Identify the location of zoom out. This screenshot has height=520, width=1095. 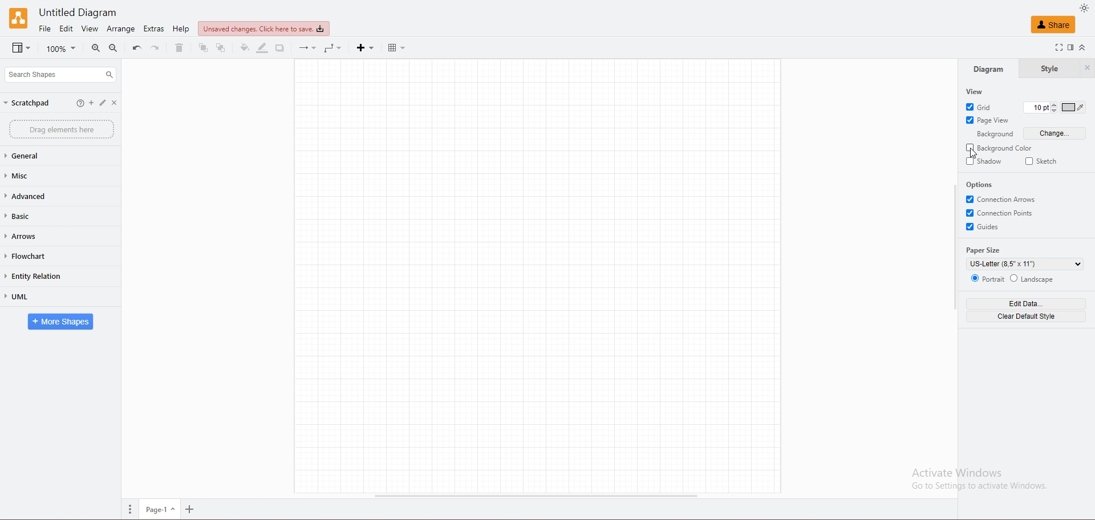
(113, 48).